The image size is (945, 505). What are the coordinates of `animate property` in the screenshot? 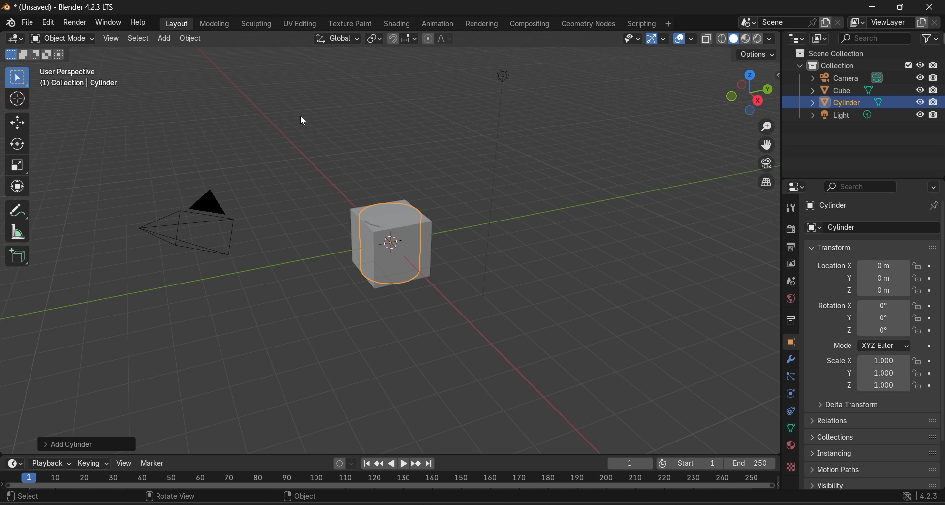 It's located at (931, 386).